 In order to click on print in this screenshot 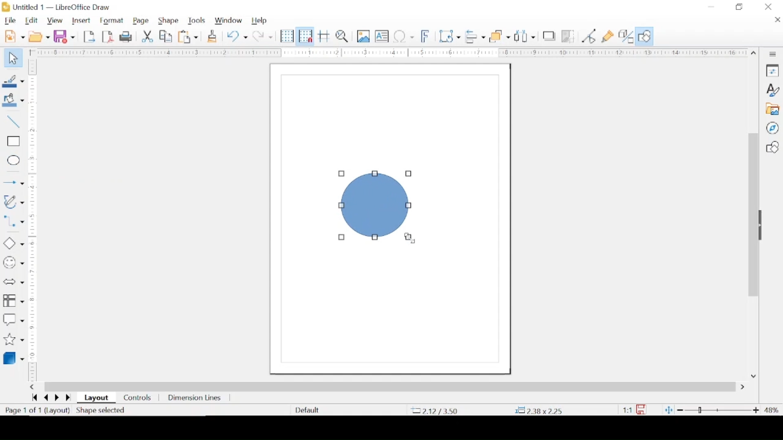, I will do `click(126, 37)`.